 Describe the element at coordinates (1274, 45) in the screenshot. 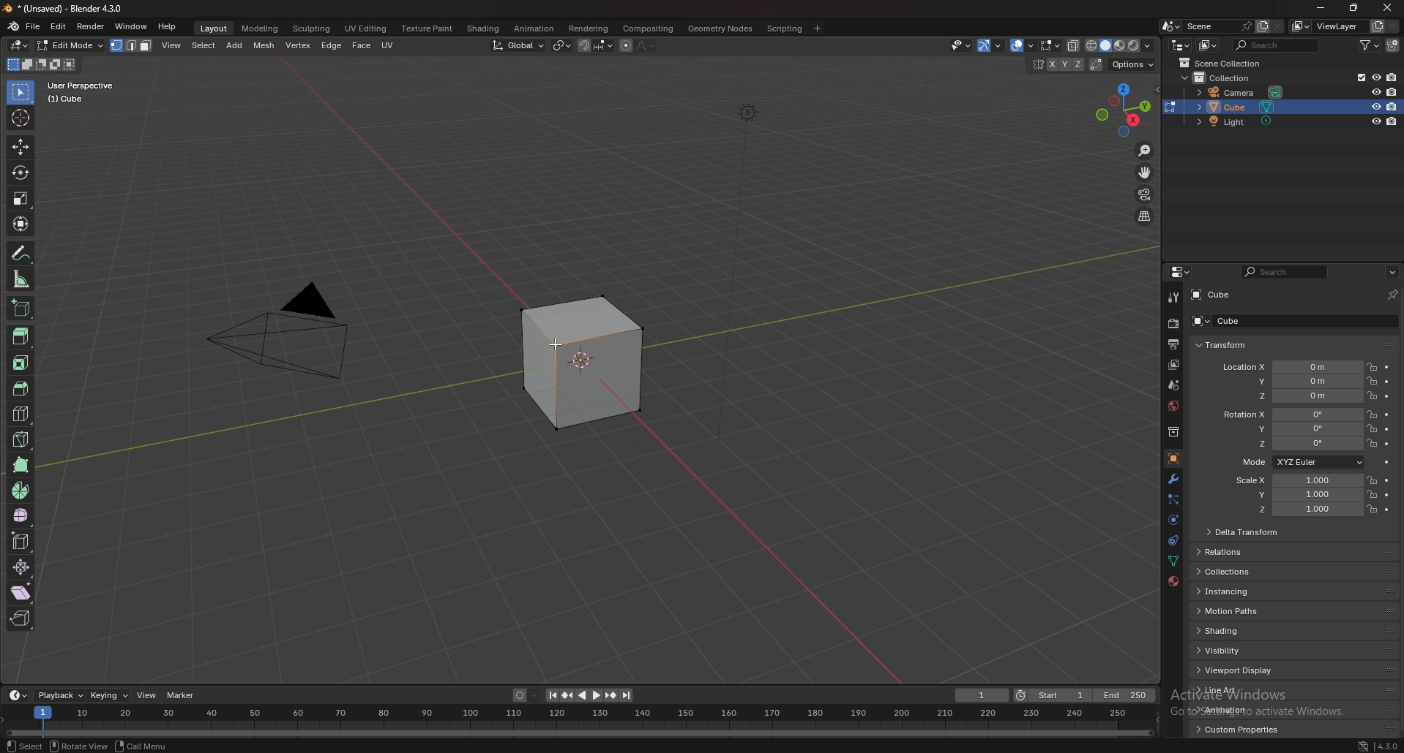

I see `search` at that location.